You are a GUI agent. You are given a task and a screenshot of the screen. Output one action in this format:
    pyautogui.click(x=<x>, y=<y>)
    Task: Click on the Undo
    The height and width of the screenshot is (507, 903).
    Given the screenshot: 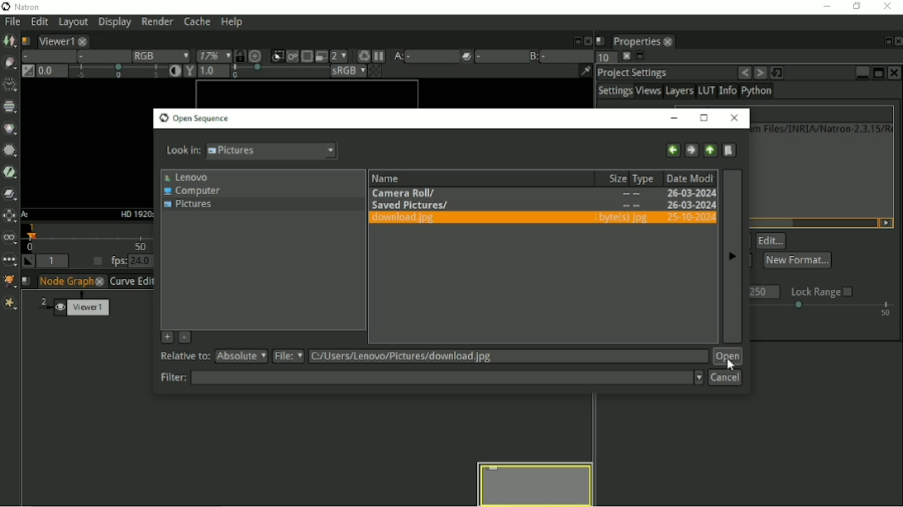 What is the action you would take?
    pyautogui.click(x=744, y=73)
    